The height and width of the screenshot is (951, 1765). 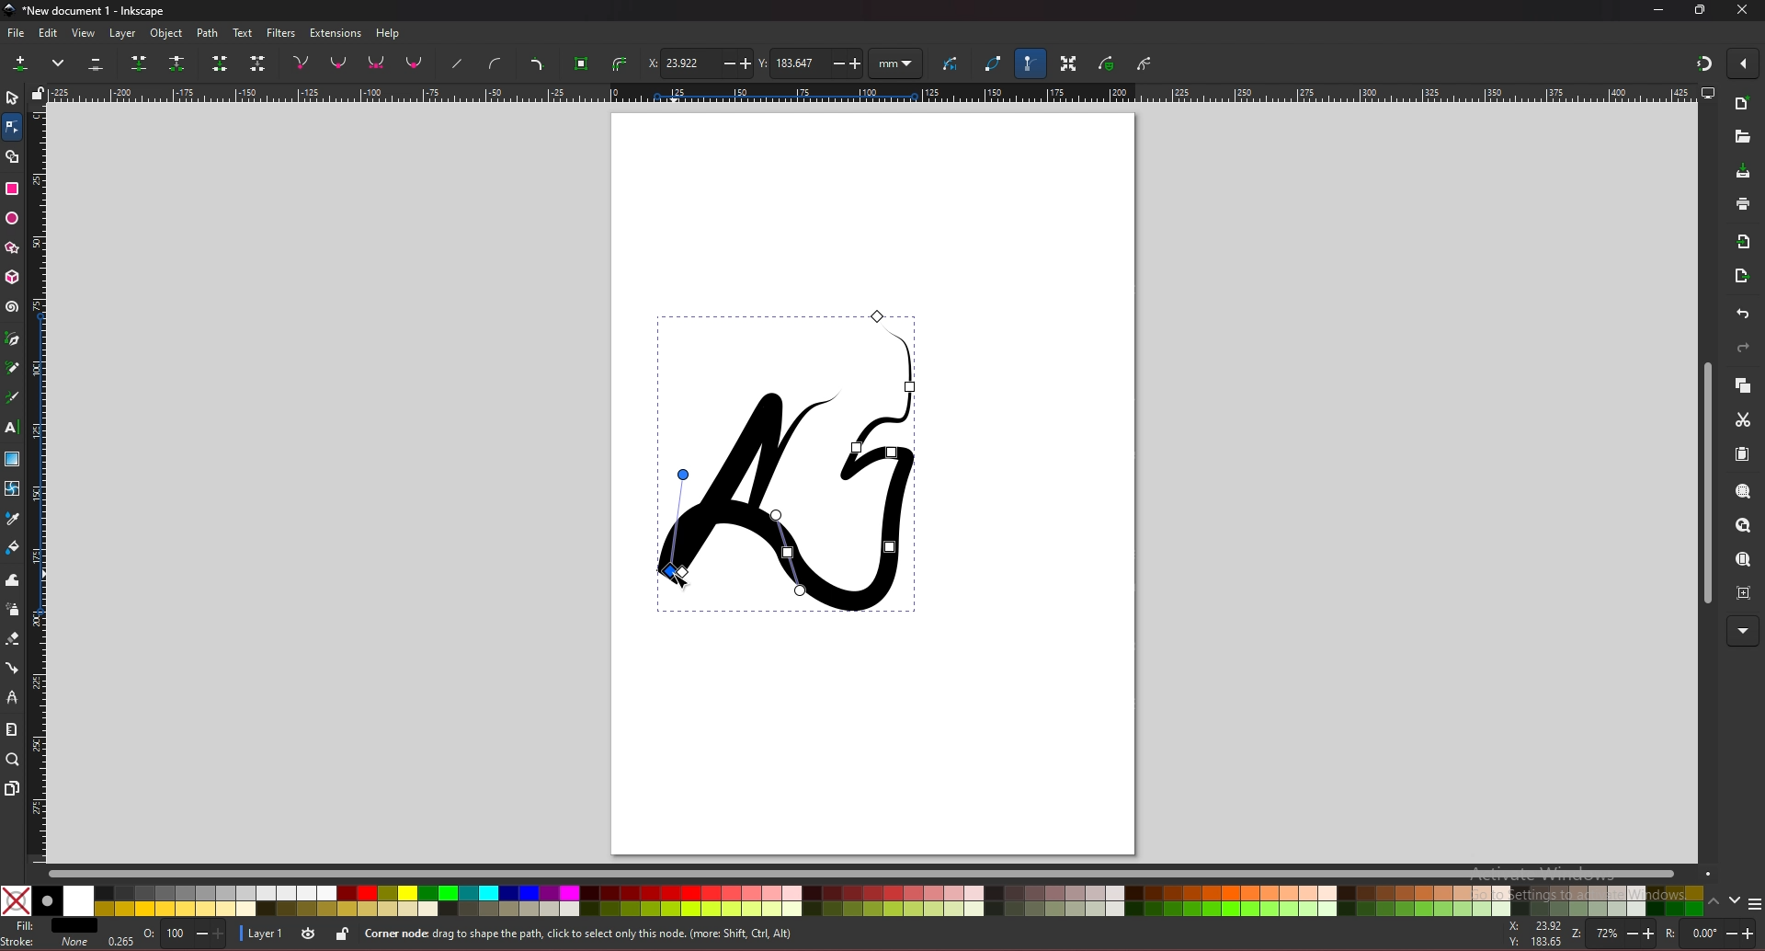 I want to click on 3d box, so click(x=13, y=278).